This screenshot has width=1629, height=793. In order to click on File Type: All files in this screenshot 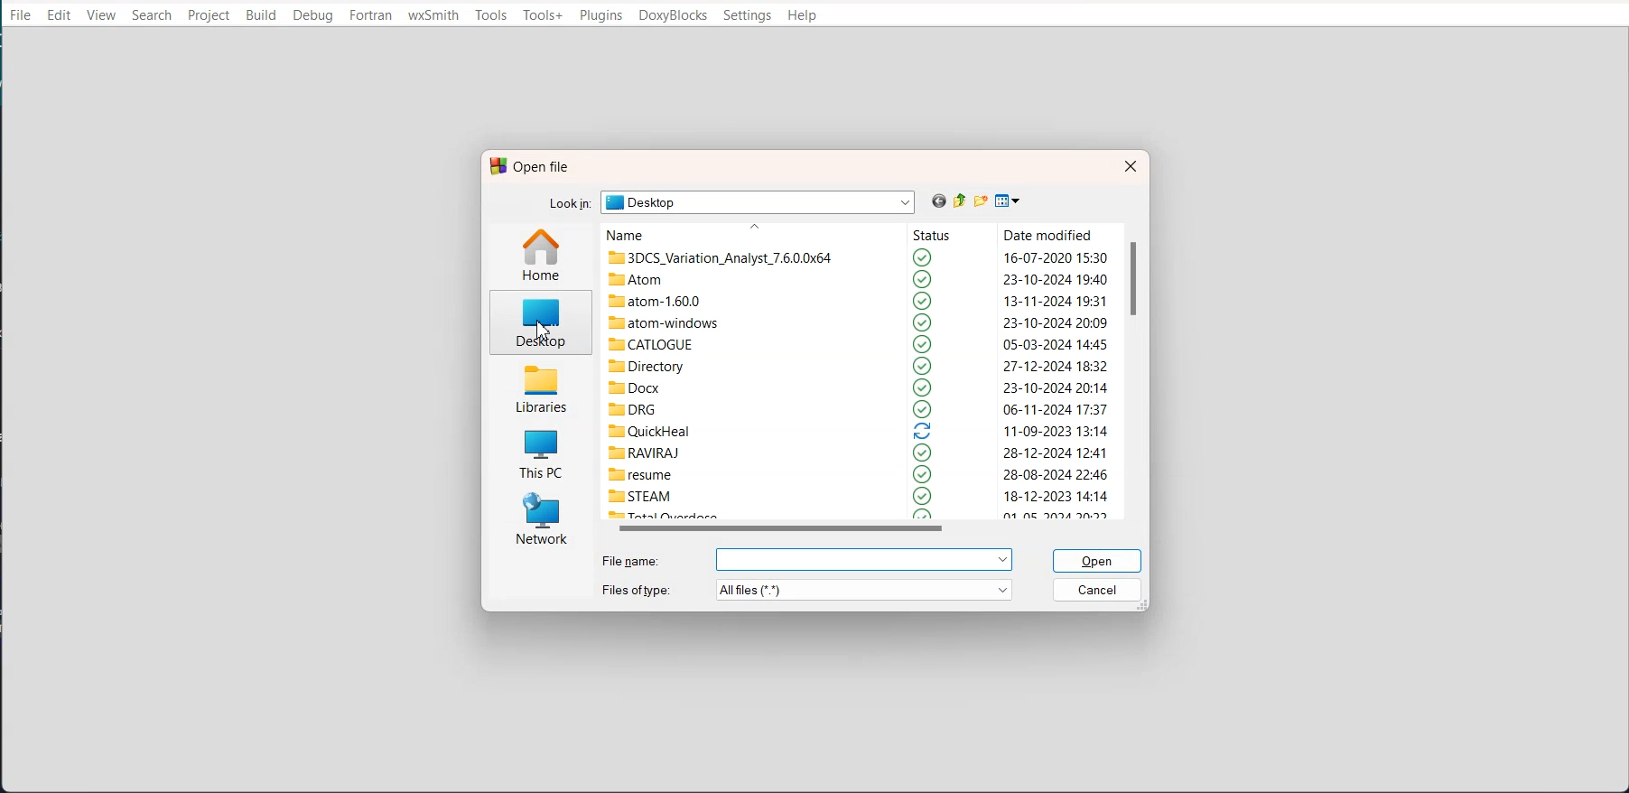, I will do `click(808, 590)`.